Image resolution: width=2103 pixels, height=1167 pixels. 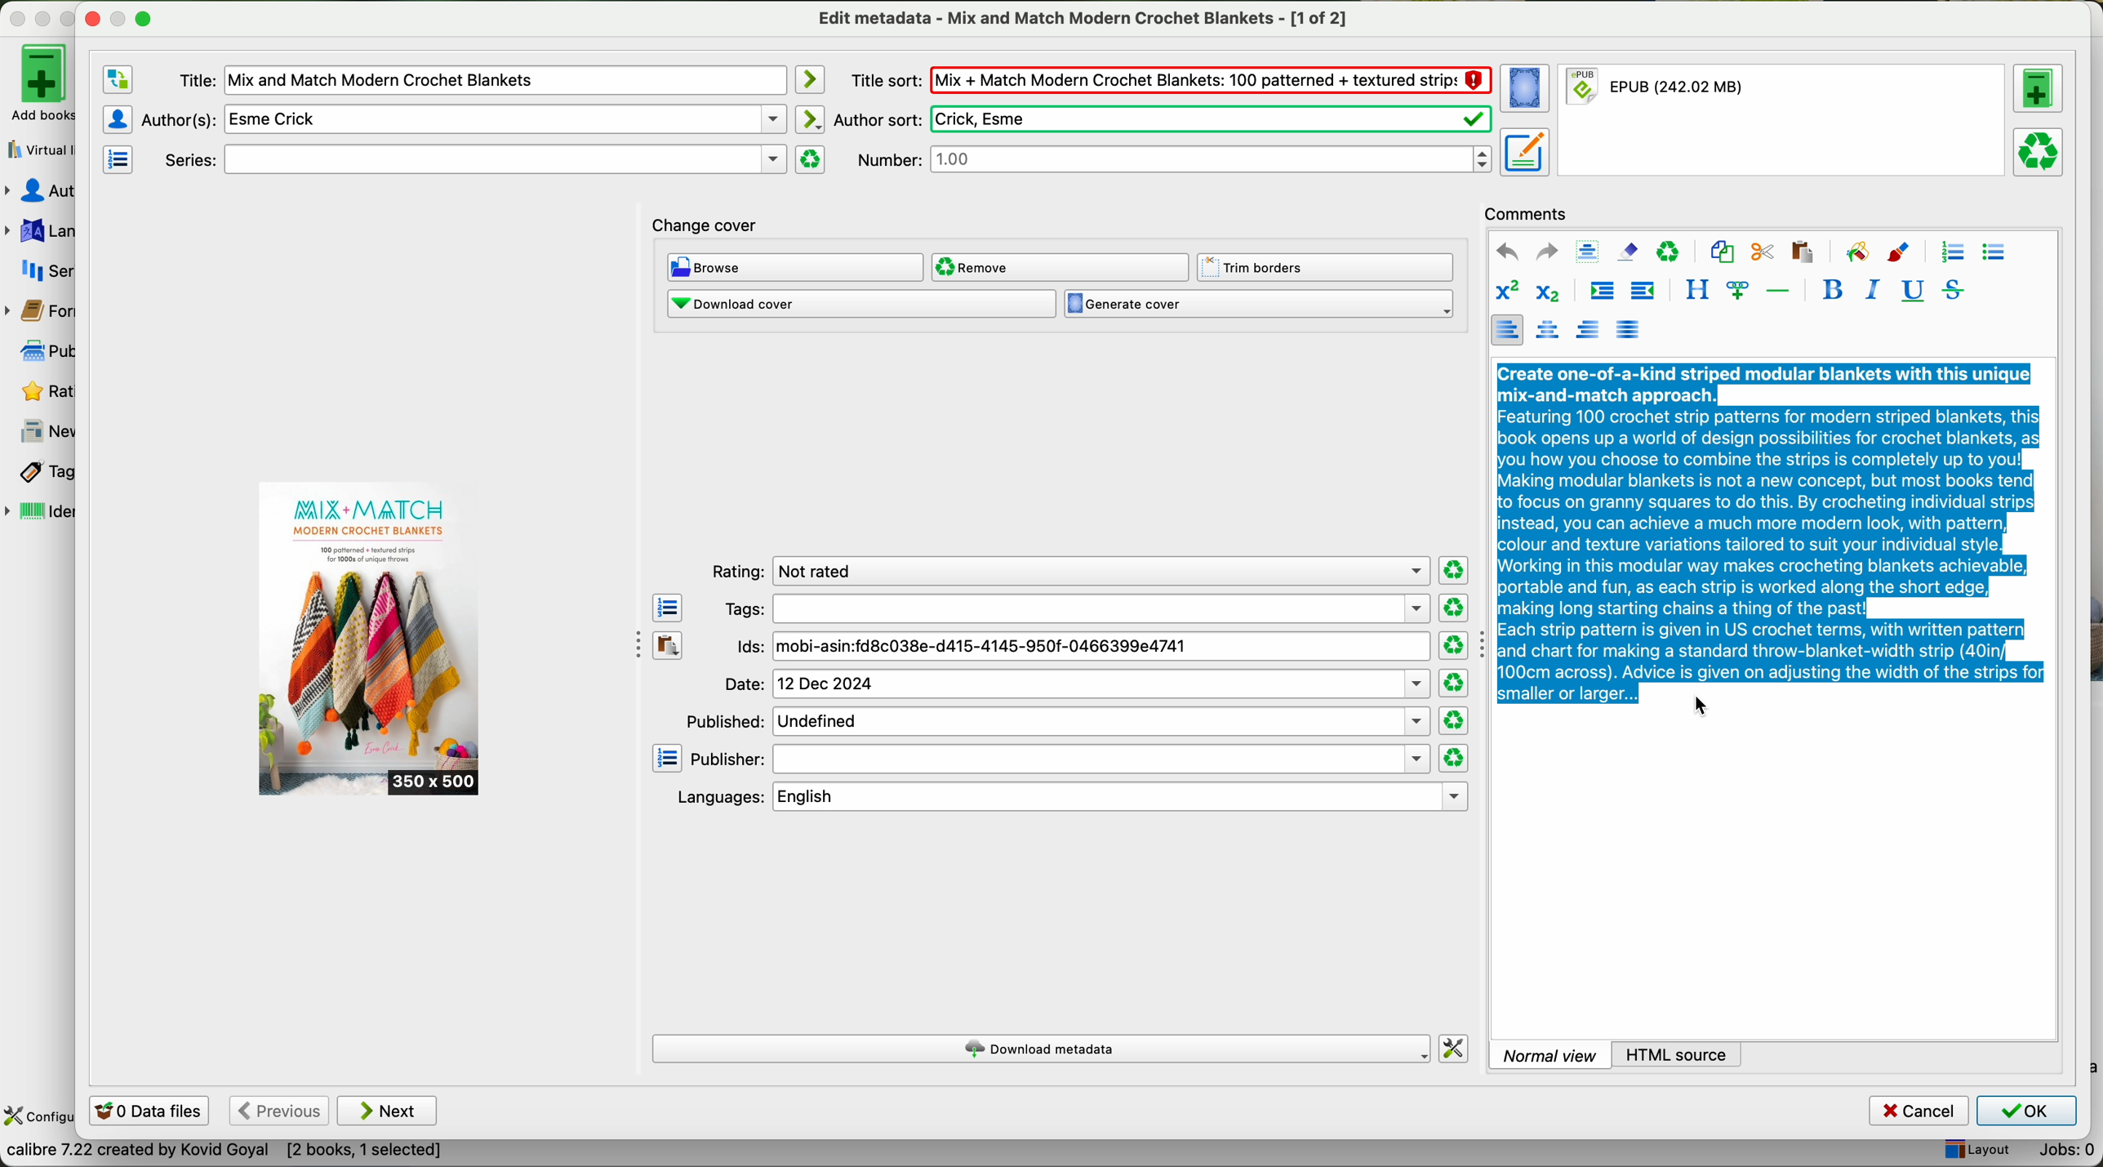 I want to click on virtual library, so click(x=37, y=145).